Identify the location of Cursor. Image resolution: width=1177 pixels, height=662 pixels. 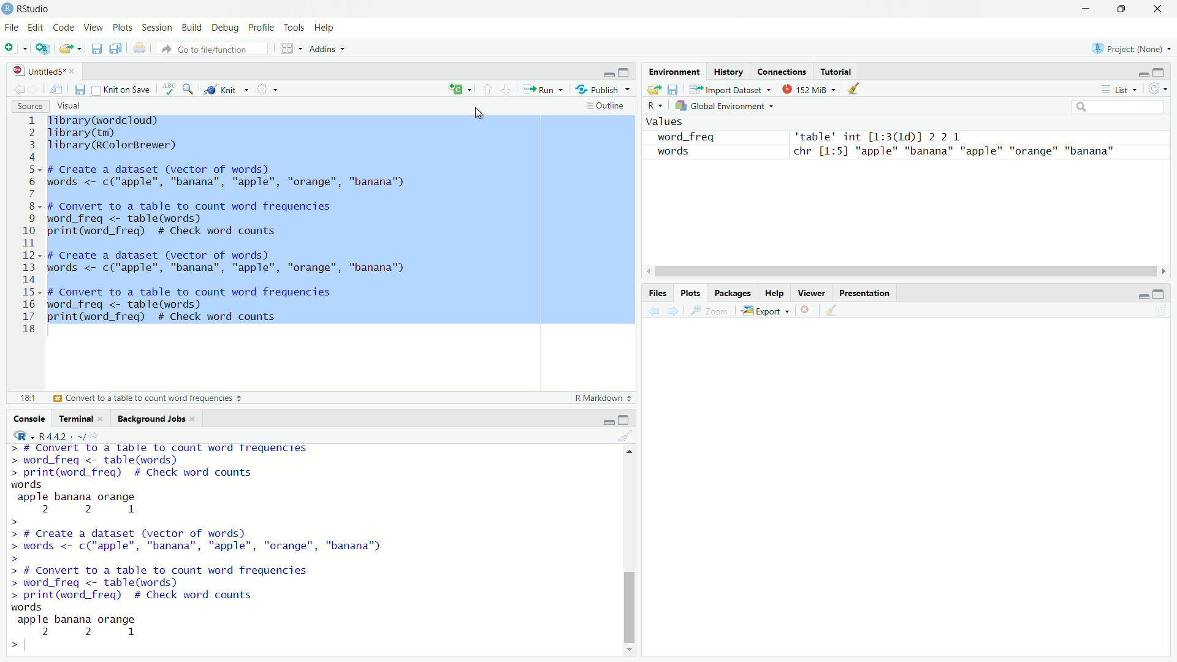
(479, 114).